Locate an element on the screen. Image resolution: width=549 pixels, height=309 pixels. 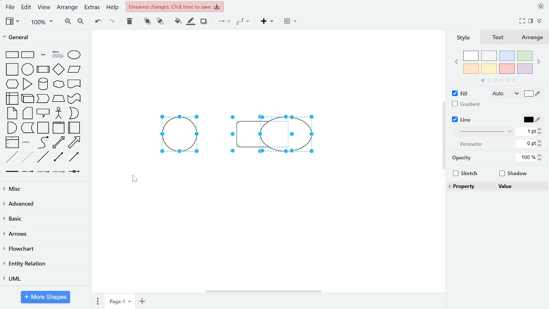
list item is located at coordinates (27, 142).